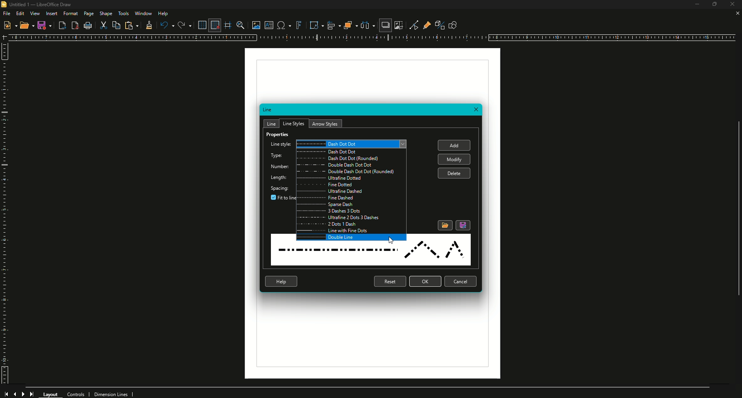  I want to click on Add, so click(456, 146).